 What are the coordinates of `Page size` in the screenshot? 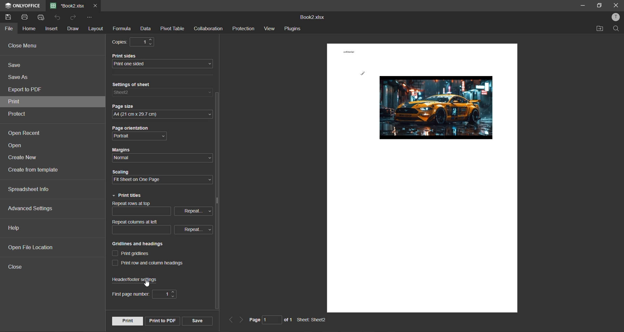 It's located at (123, 106).